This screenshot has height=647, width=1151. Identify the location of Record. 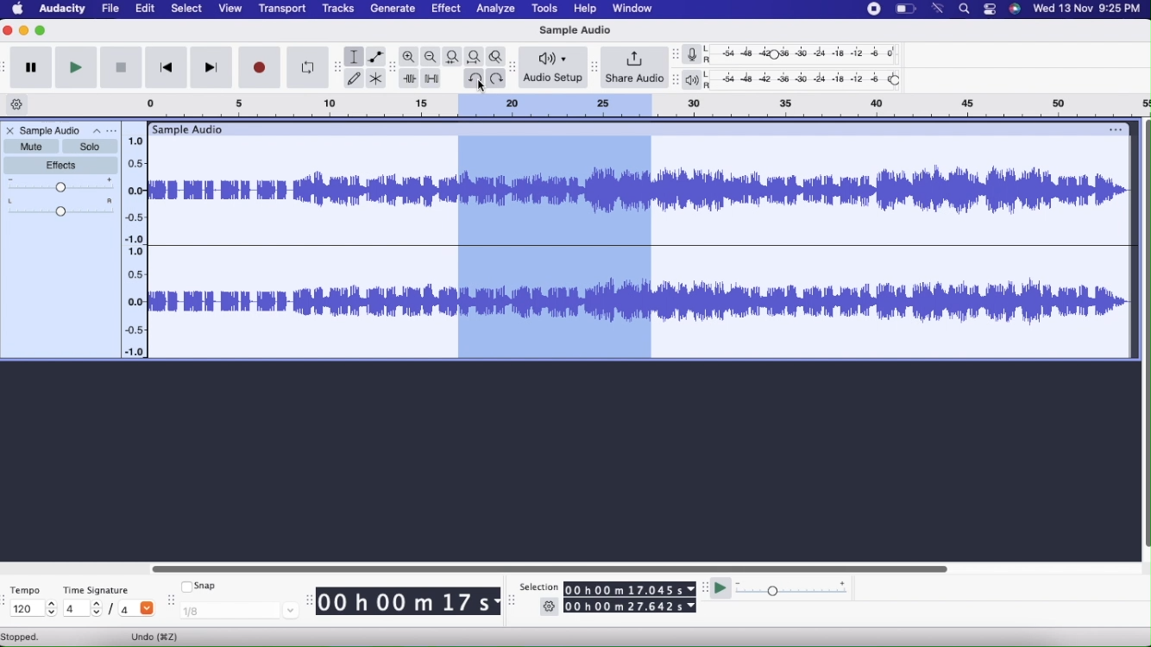
(261, 67).